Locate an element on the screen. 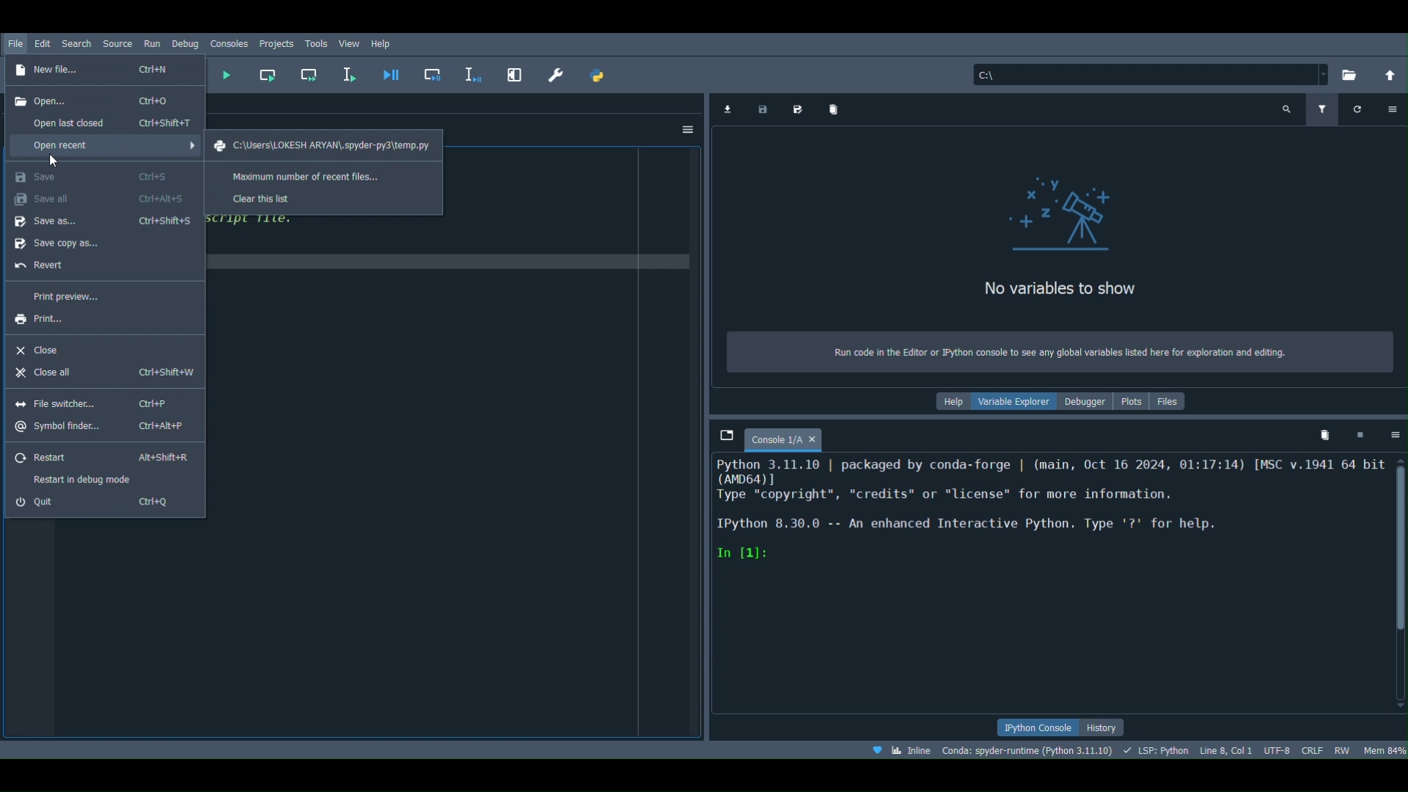  Symbol finder is located at coordinates (94, 428).